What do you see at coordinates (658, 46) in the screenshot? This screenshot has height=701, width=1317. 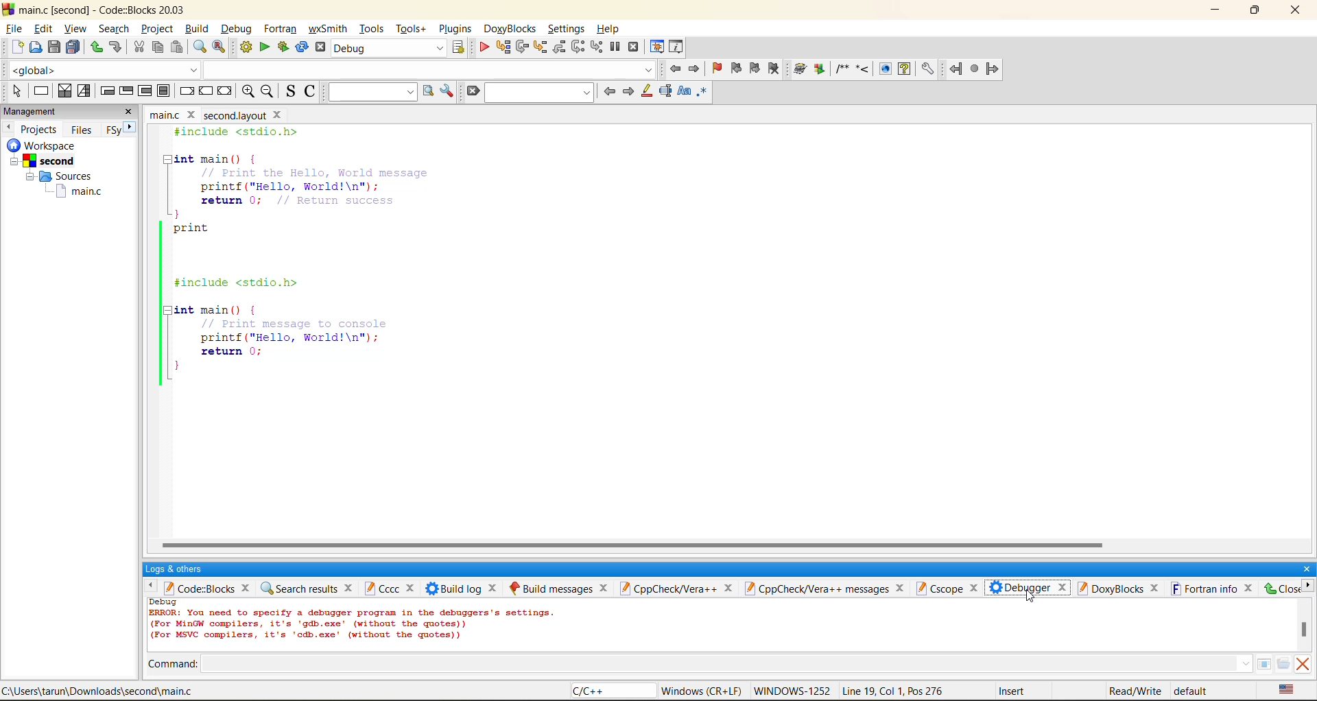 I see `debugging windows` at bounding box center [658, 46].